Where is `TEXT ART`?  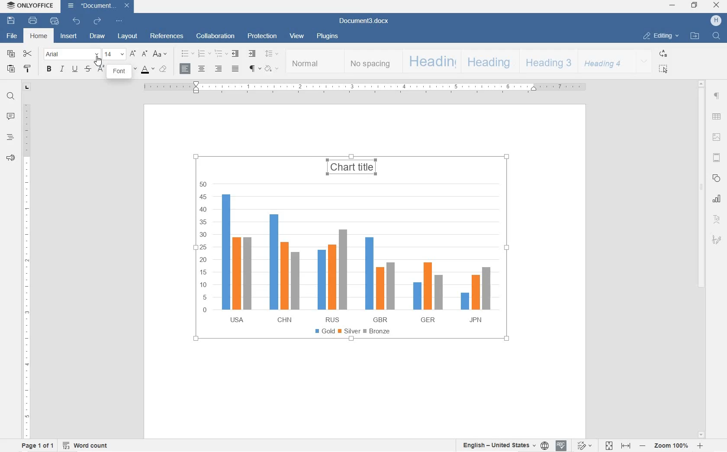
TEXT ART is located at coordinates (716, 218).